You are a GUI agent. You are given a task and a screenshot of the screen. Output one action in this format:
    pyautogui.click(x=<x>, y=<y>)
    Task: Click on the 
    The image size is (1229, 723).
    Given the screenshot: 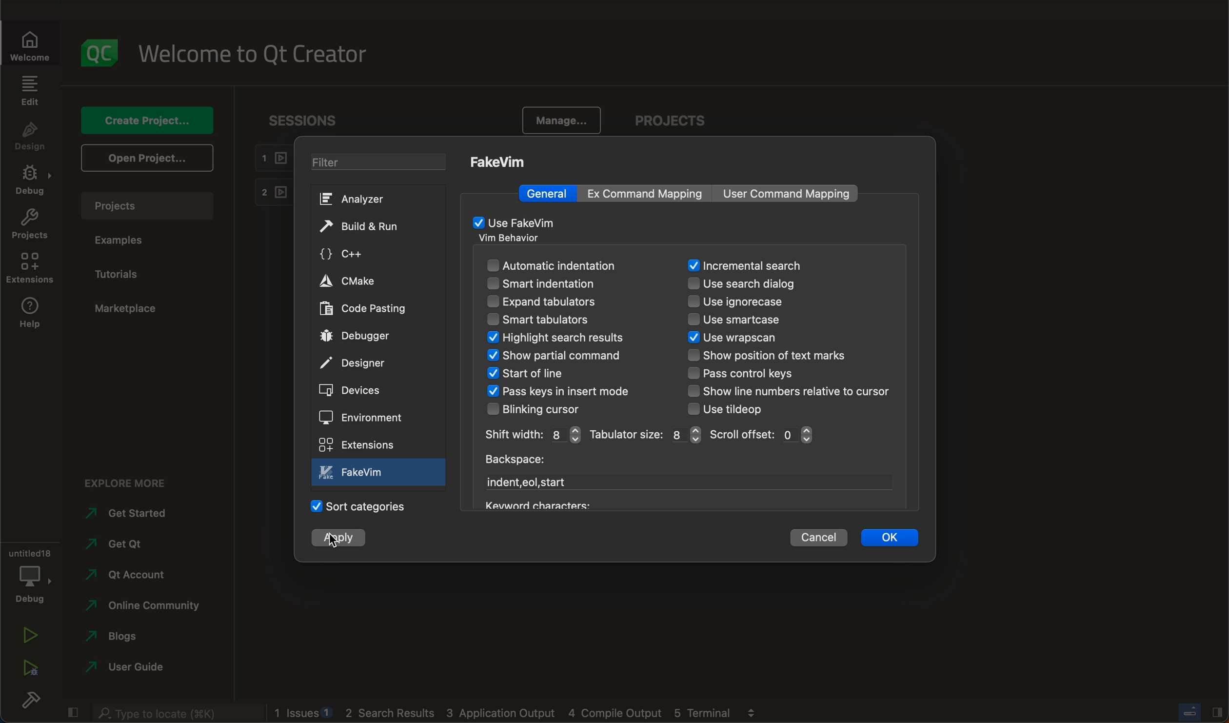 What is the action you would take?
    pyautogui.click(x=614, y=711)
    